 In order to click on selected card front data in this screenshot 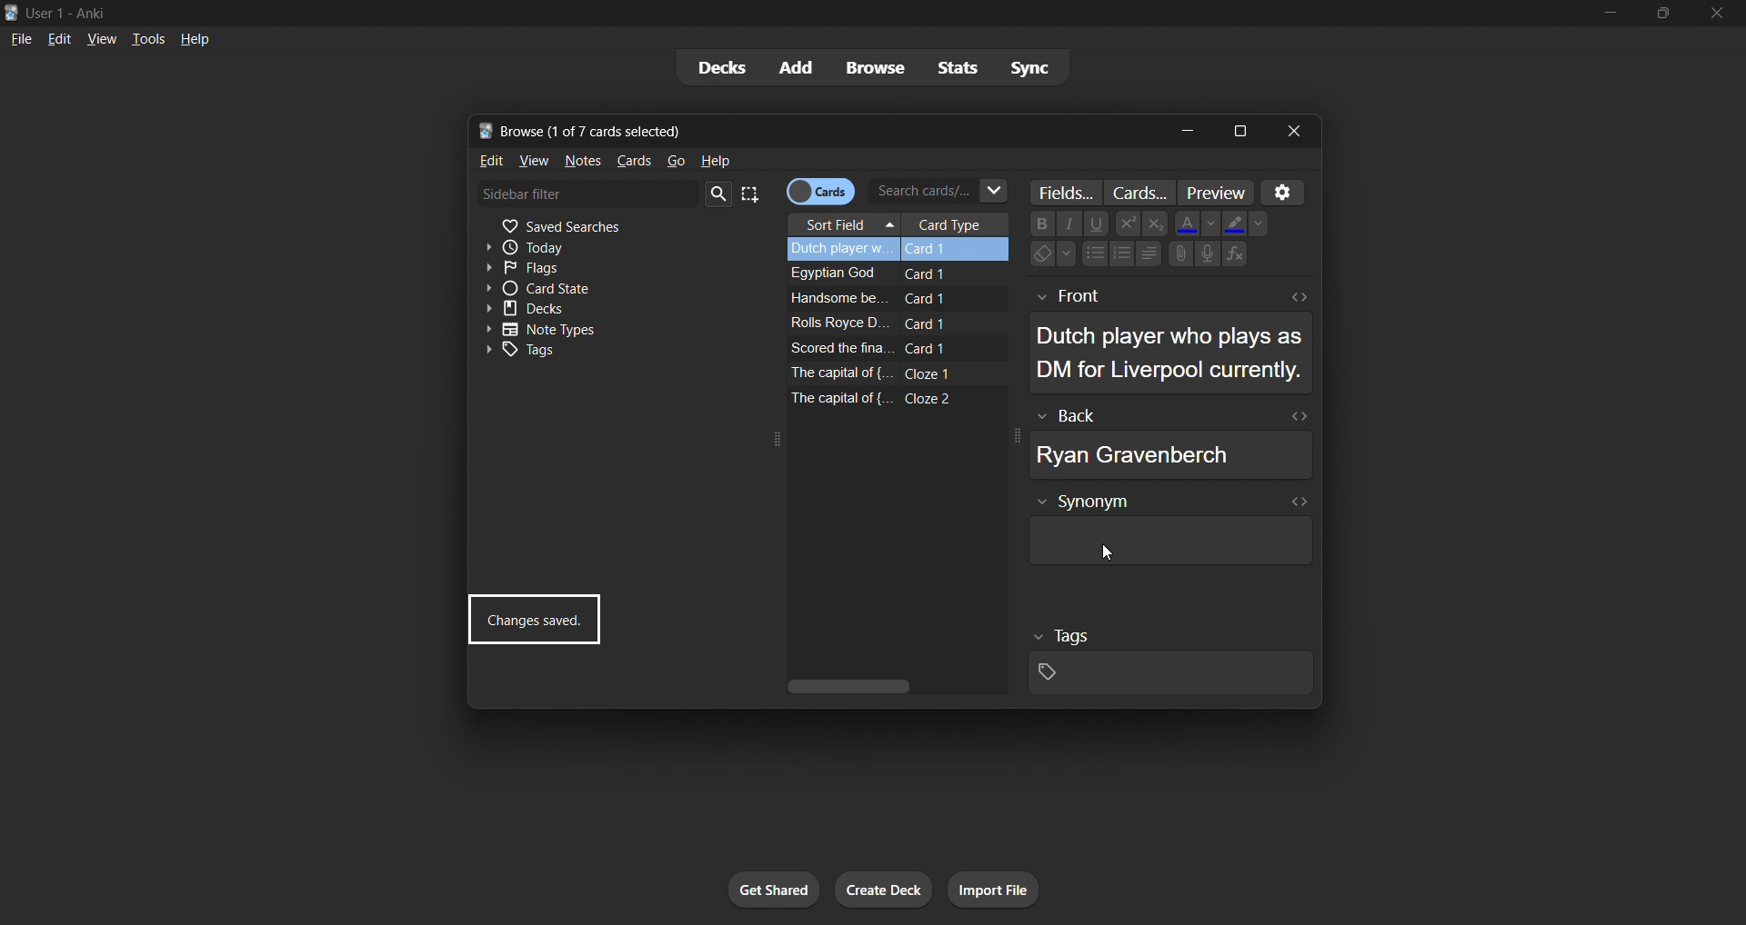, I will do `click(1168, 339)`.